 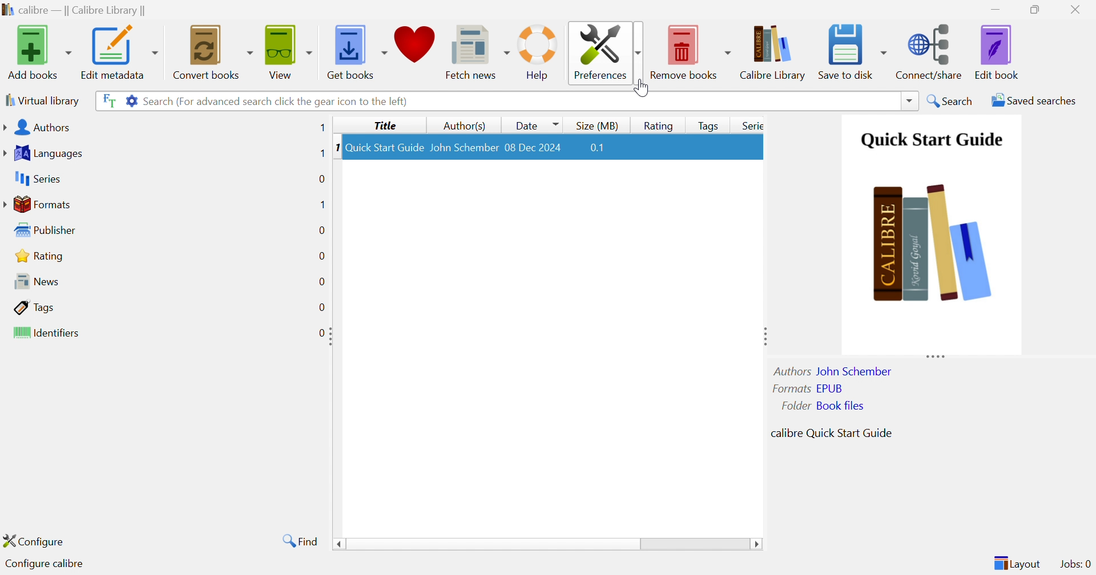 I want to click on calibre Quick Start Guide, so click(x=831, y=432).